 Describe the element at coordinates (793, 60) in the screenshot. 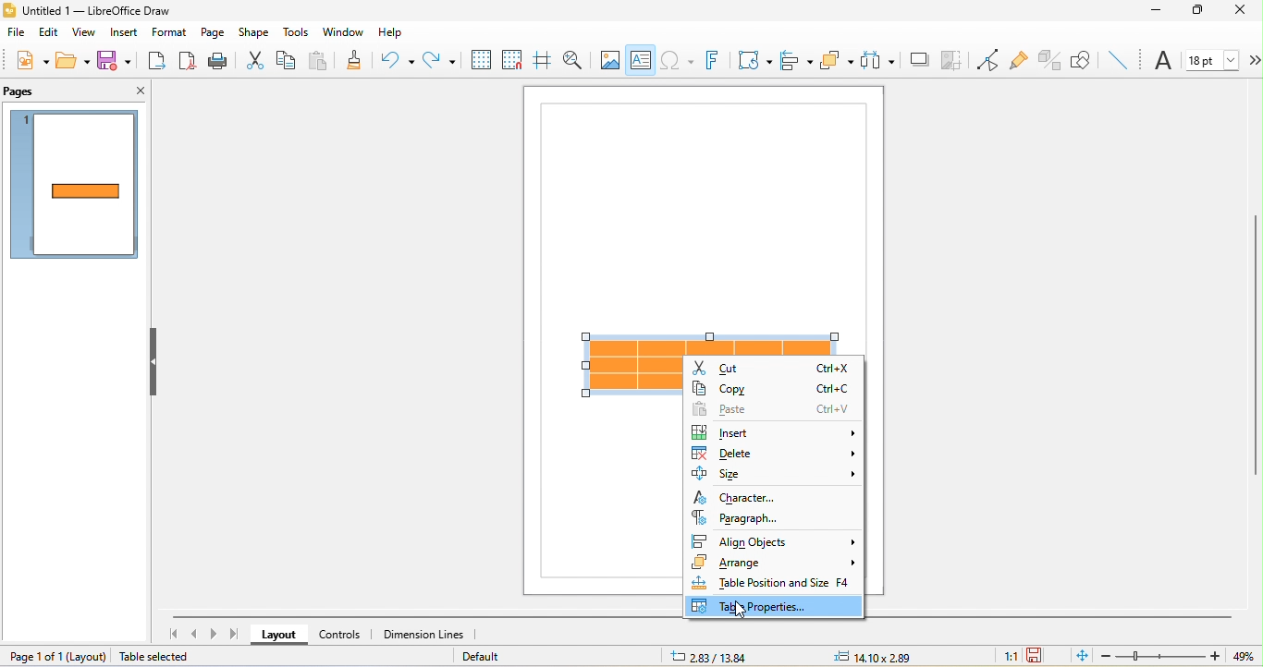

I see `align object` at that location.